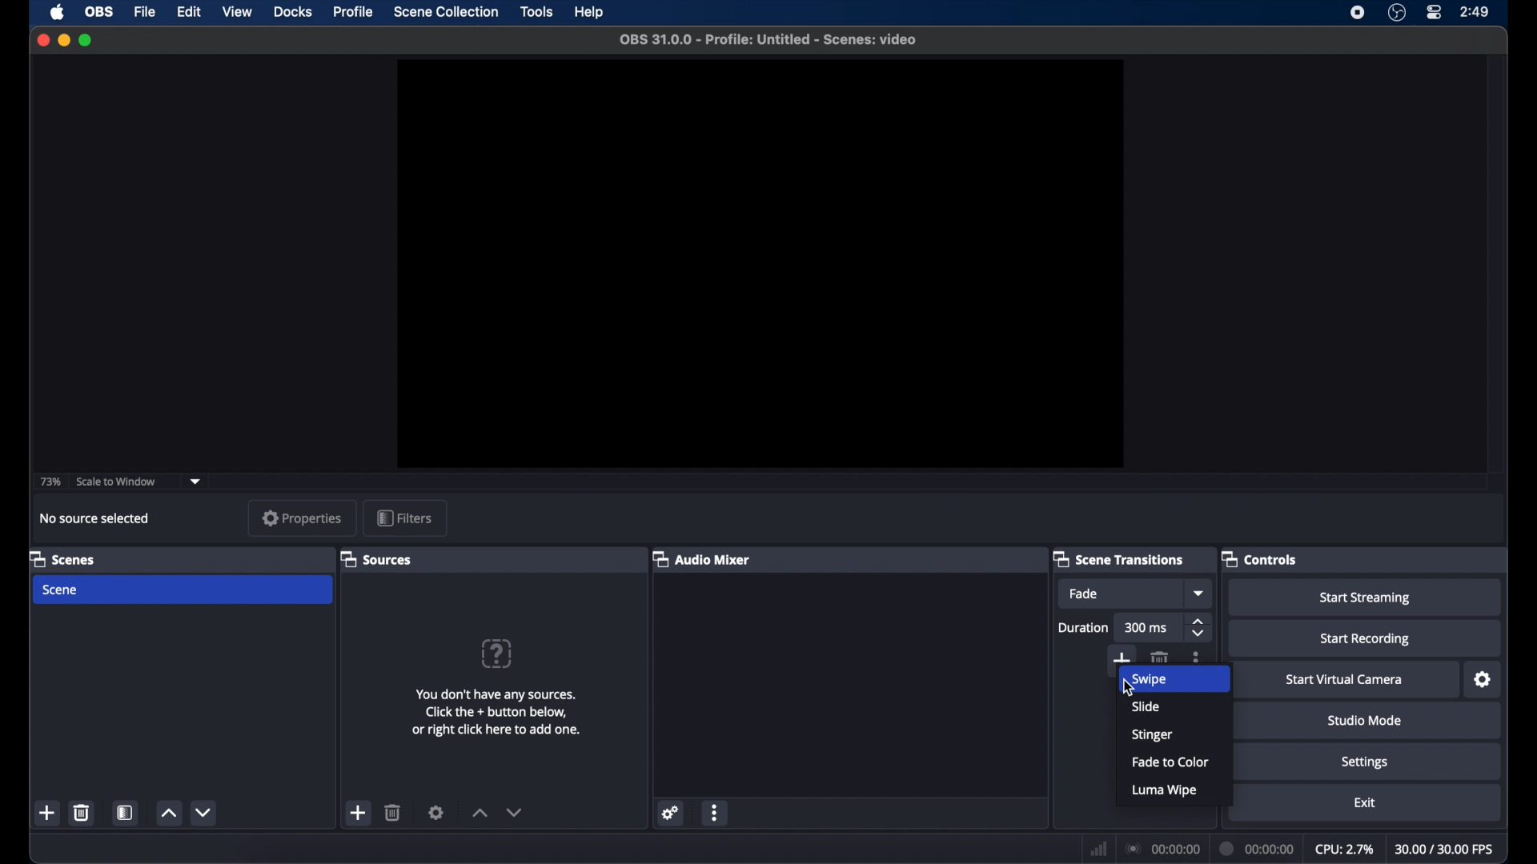 This screenshot has width=1537, height=864. What do you see at coordinates (702, 558) in the screenshot?
I see `audio mixer` at bounding box center [702, 558].